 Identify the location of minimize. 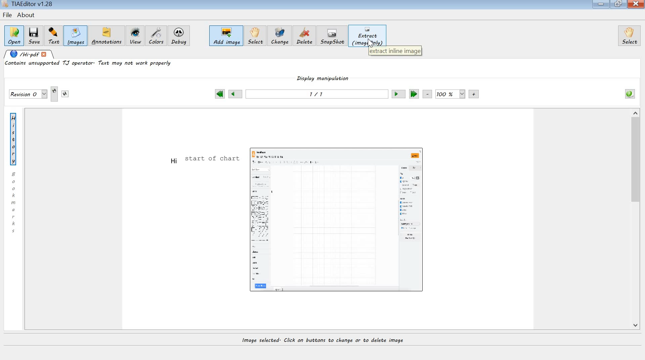
(602, 5).